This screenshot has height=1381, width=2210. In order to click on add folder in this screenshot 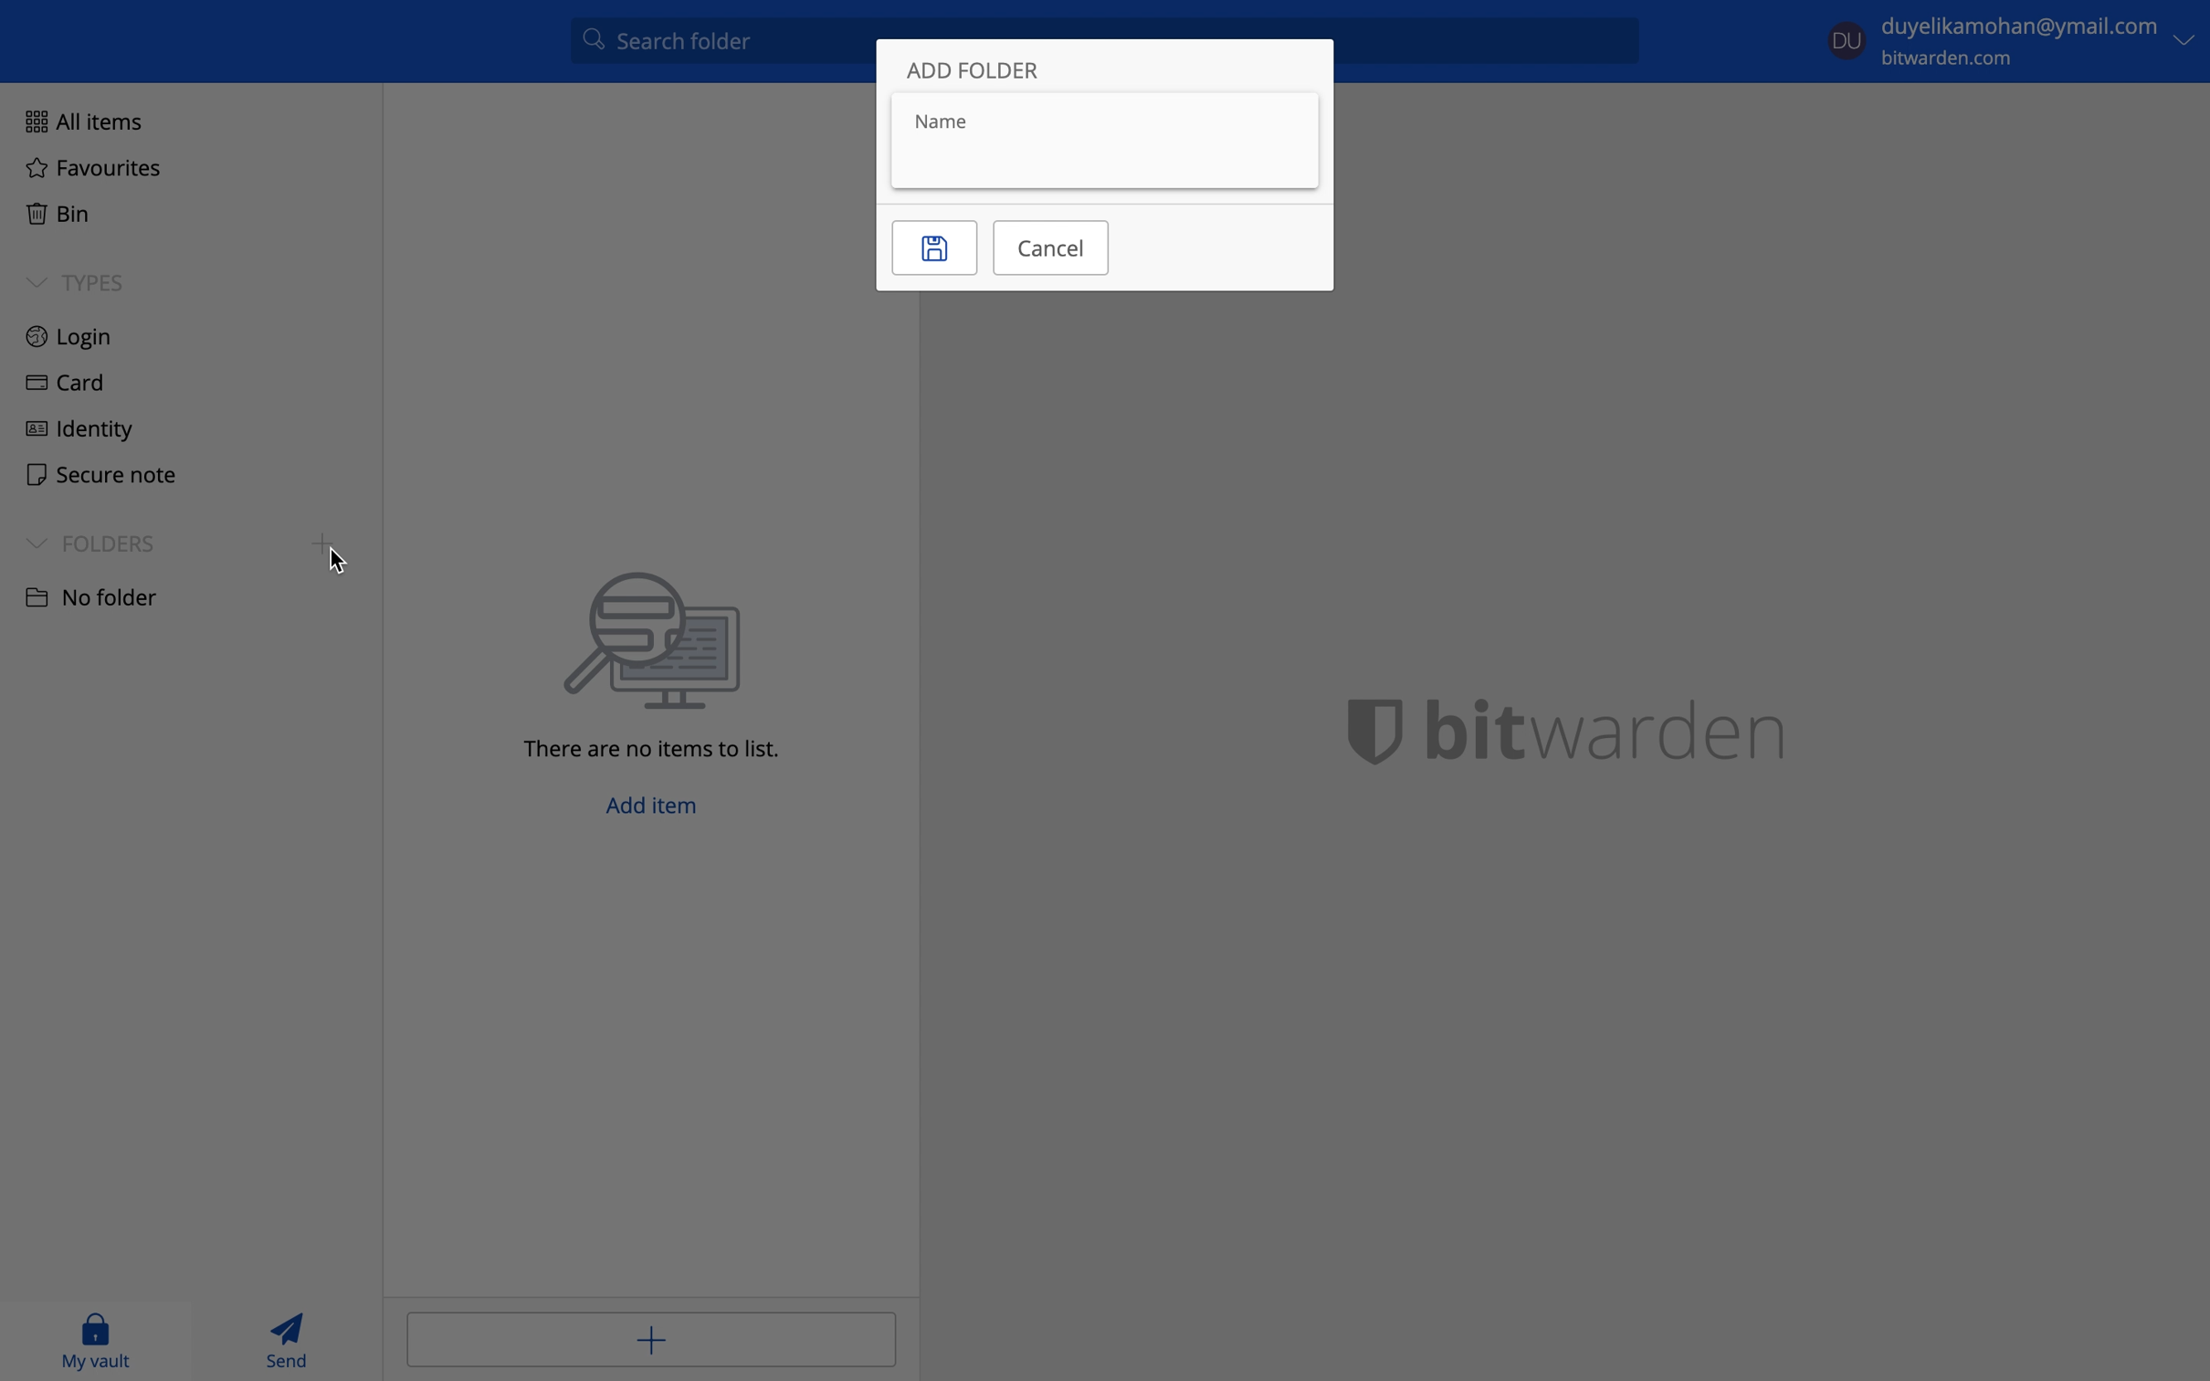, I will do `click(976, 72)`.